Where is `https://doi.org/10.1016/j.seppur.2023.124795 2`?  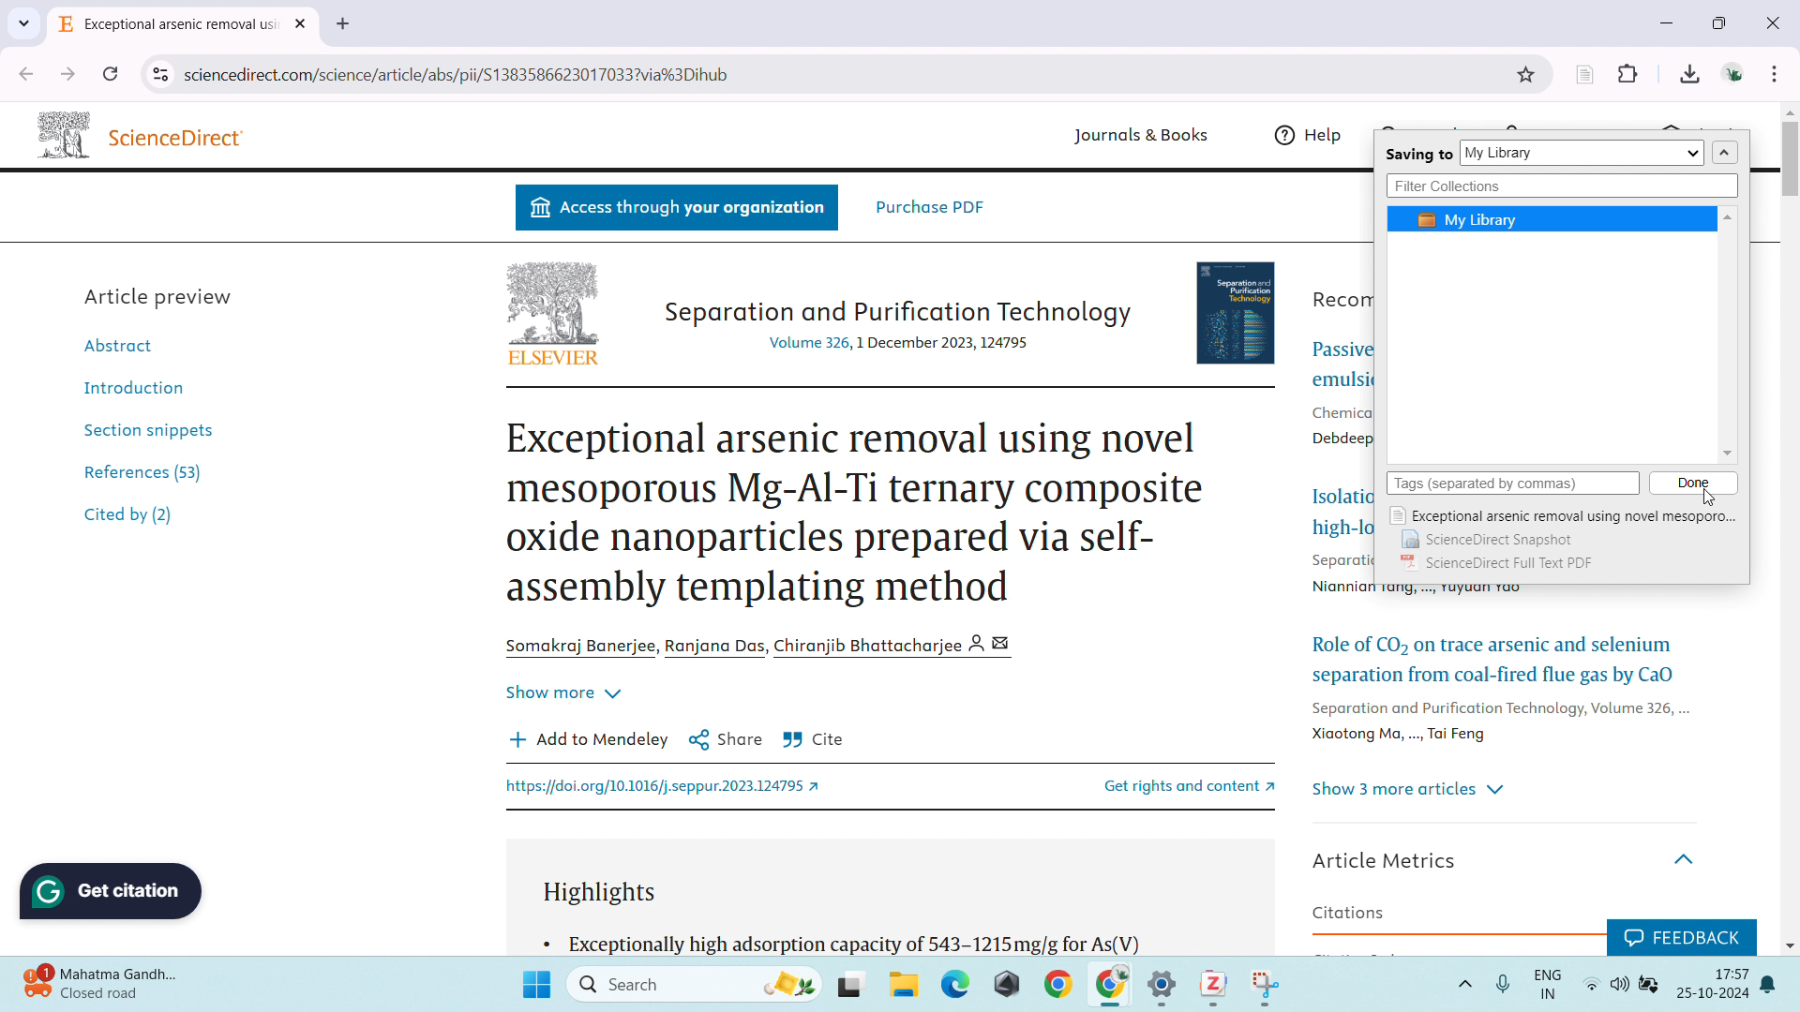 https://doi.org/10.1016/j.seppur.2023.124795 2 is located at coordinates (668, 788).